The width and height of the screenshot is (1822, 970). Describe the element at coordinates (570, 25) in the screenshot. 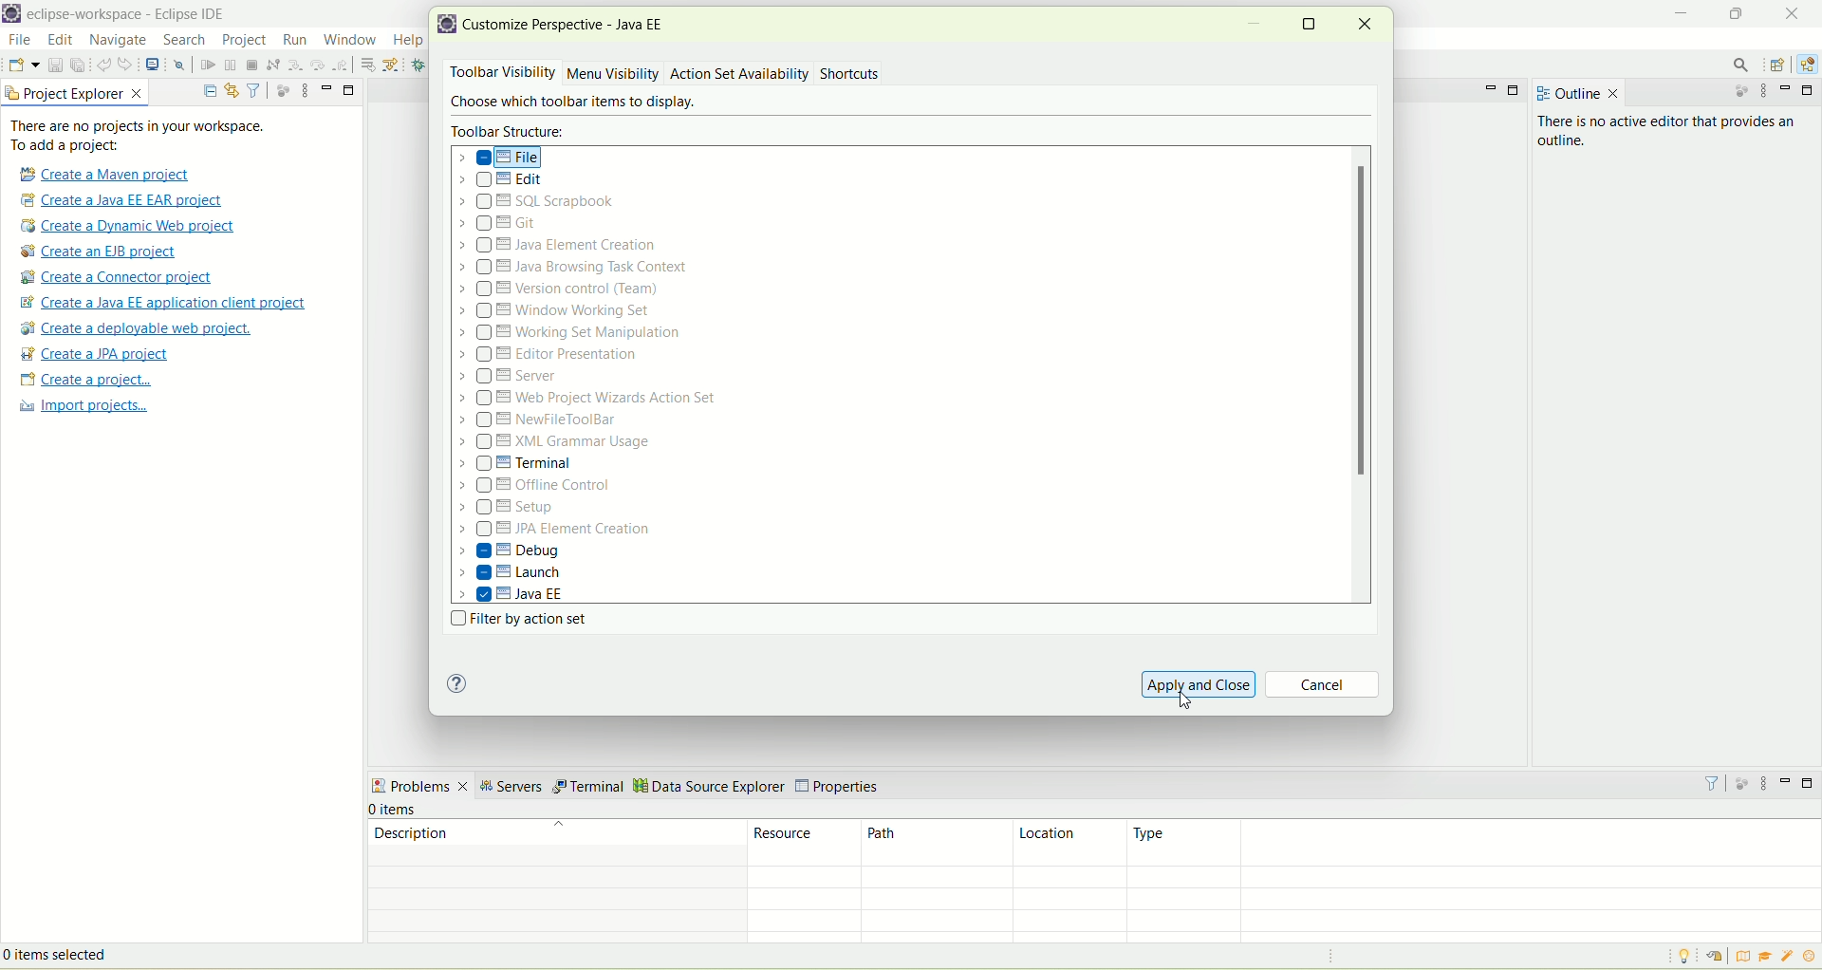

I see `customize perspective-Java EE` at that location.